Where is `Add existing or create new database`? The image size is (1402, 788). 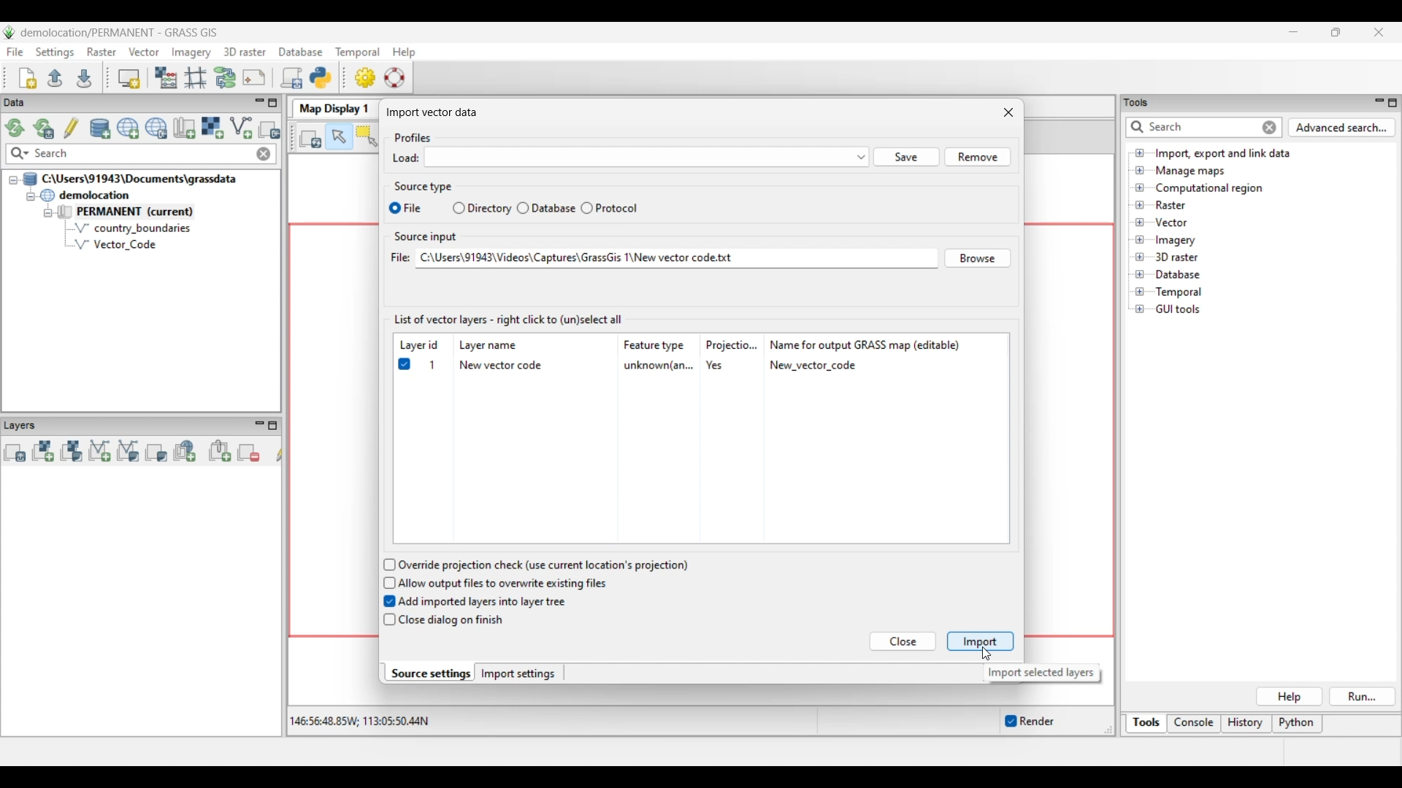
Add existing or create new database is located at coordinates (101, 129).